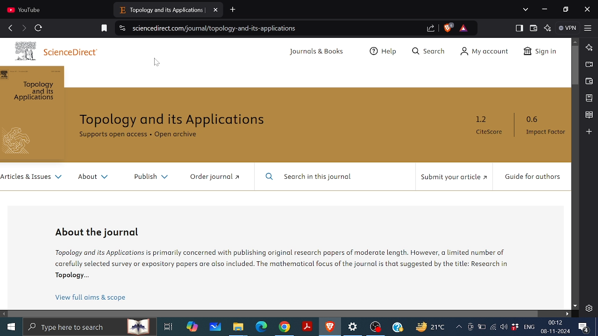  What do you see at coordinates (556, 327) in the screenshot?
I see `Time and date` at bounding box center [556, 327].